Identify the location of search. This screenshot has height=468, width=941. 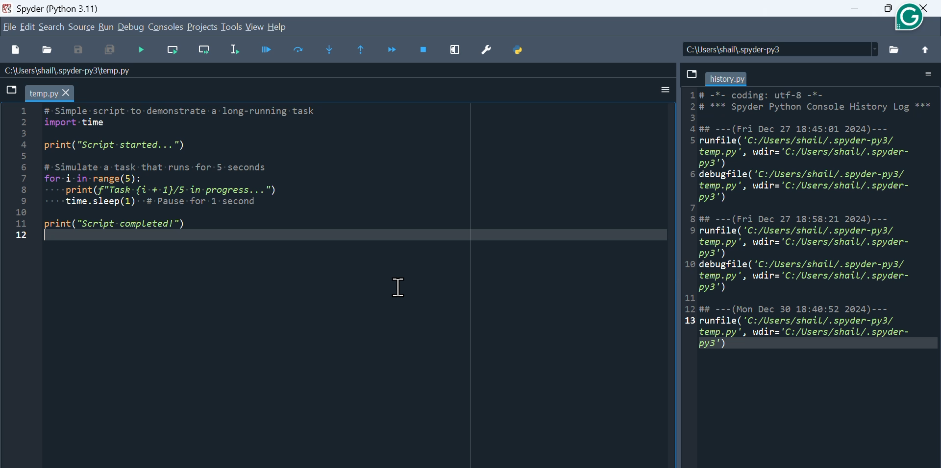
(51, 27).